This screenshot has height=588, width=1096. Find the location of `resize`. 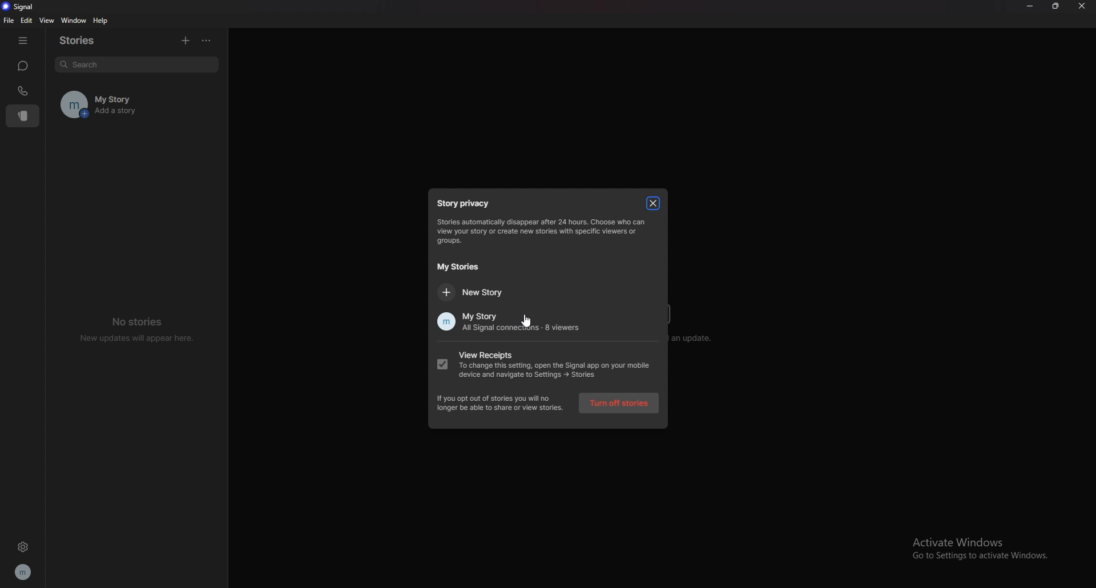

resize is located at coordinates (1055, 6).